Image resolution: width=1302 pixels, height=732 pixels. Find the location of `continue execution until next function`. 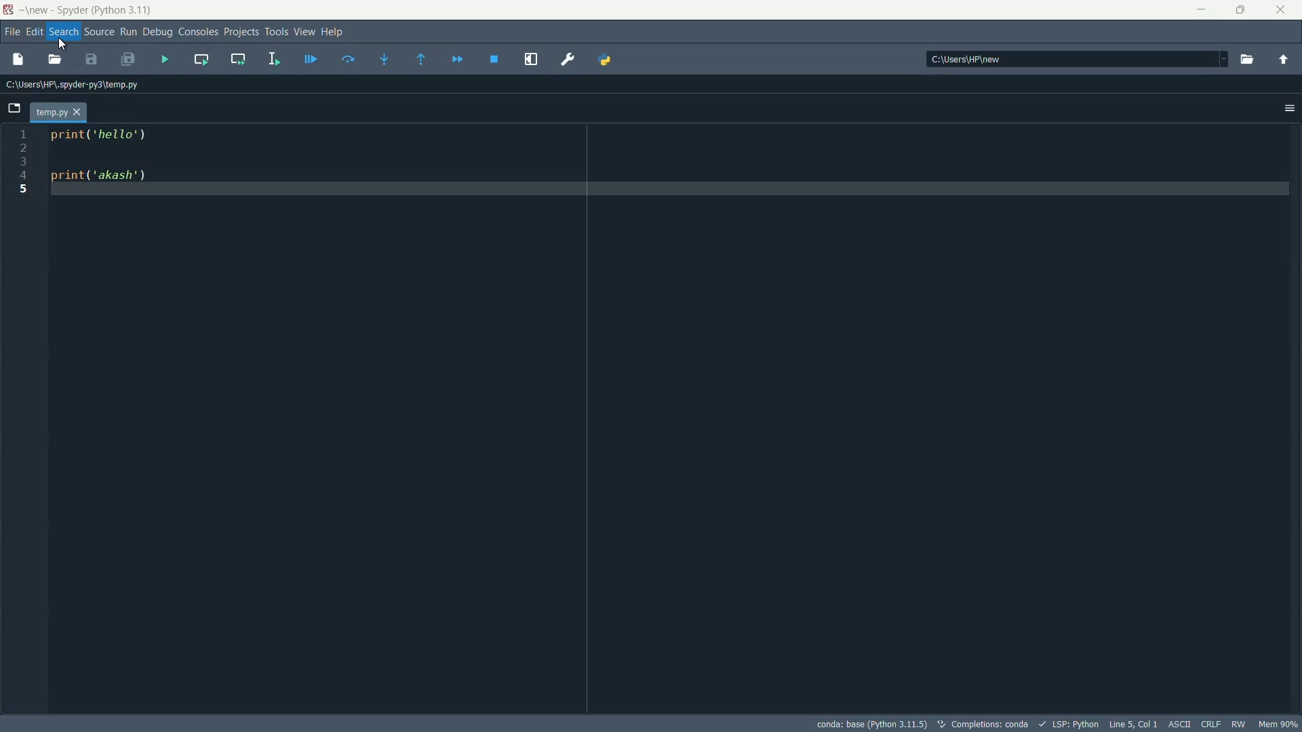

continue execution until next function is located at coordinates (421, 59).